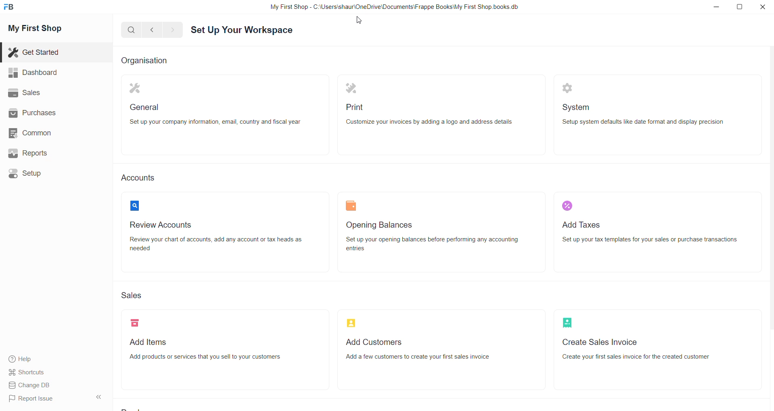  Describe the element at coordinates (139, 179) in the screenshot. I see `Accounts` at that location.